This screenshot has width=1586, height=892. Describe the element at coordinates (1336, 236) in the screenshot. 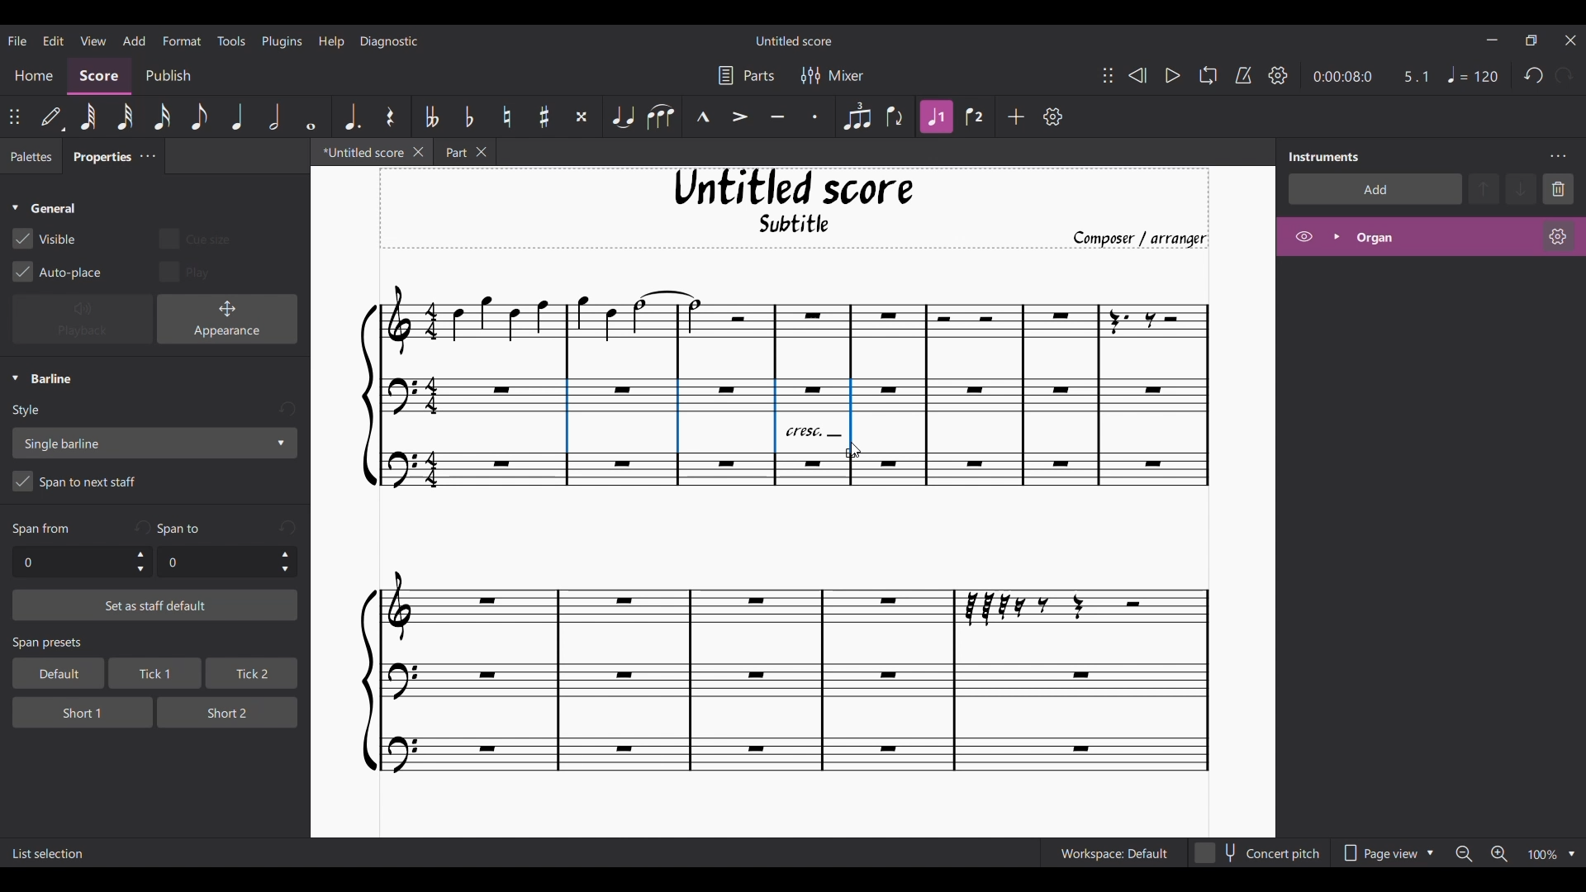

I see `Expand Organ` at that location.